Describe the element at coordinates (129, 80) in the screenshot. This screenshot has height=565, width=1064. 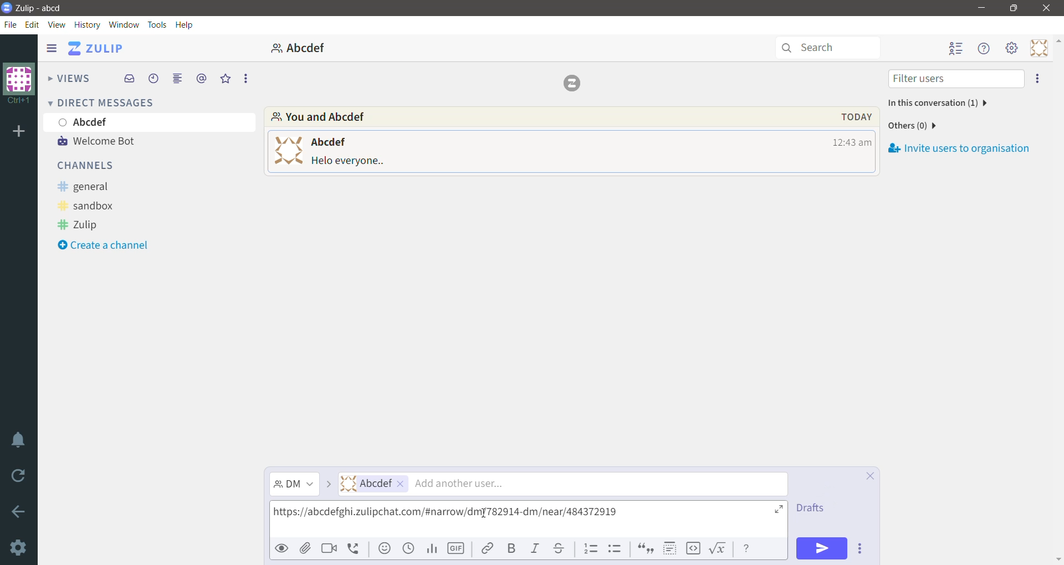
I see `Inbox` at that location.